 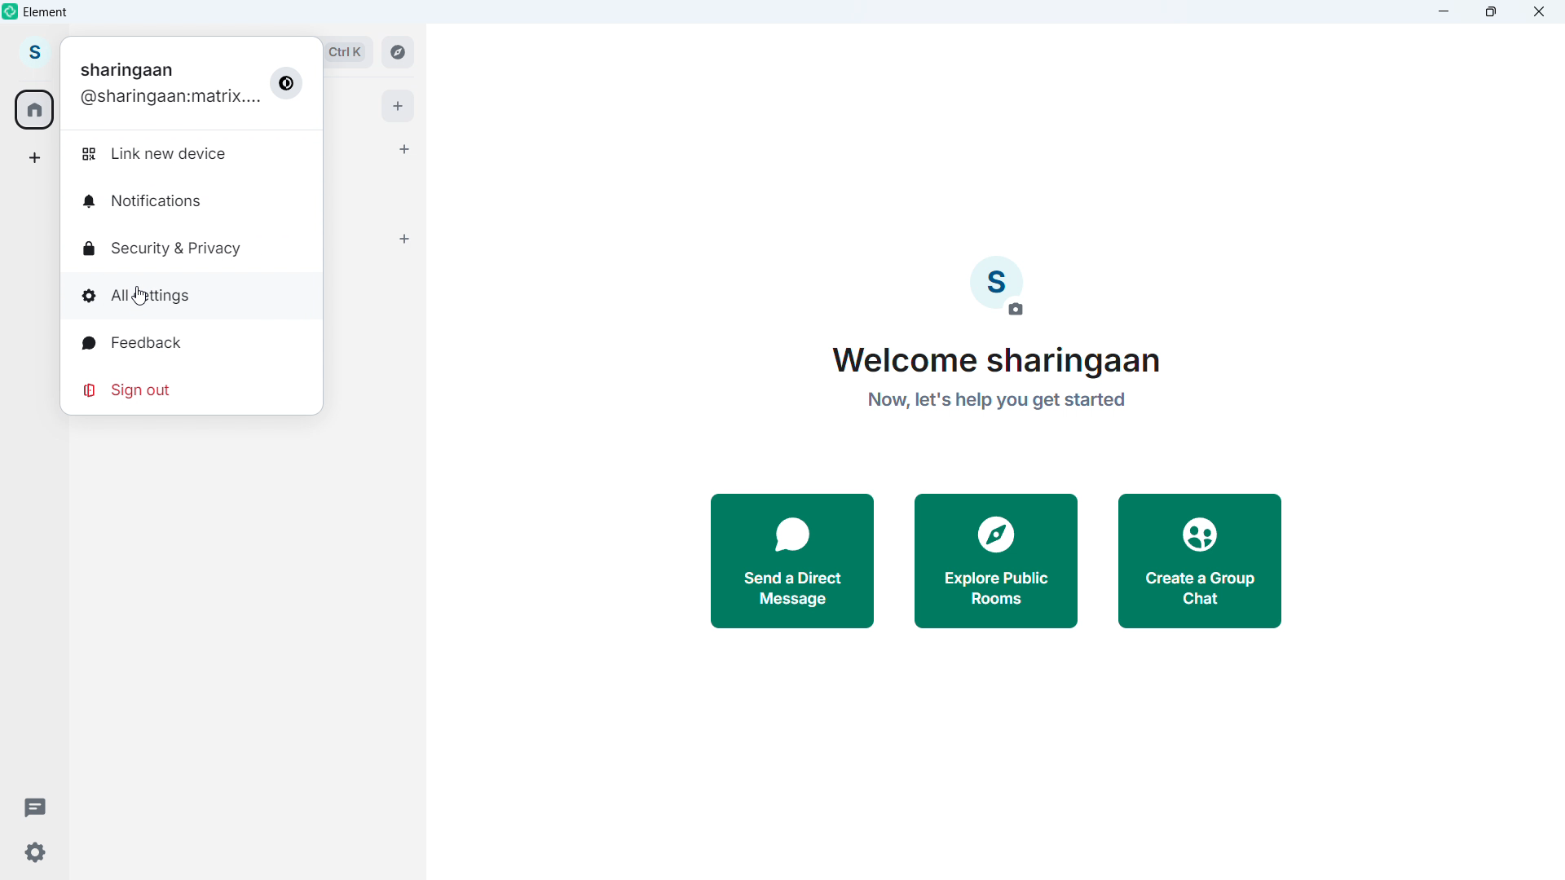 I want to click on All settings , so click(x=136, y=294).